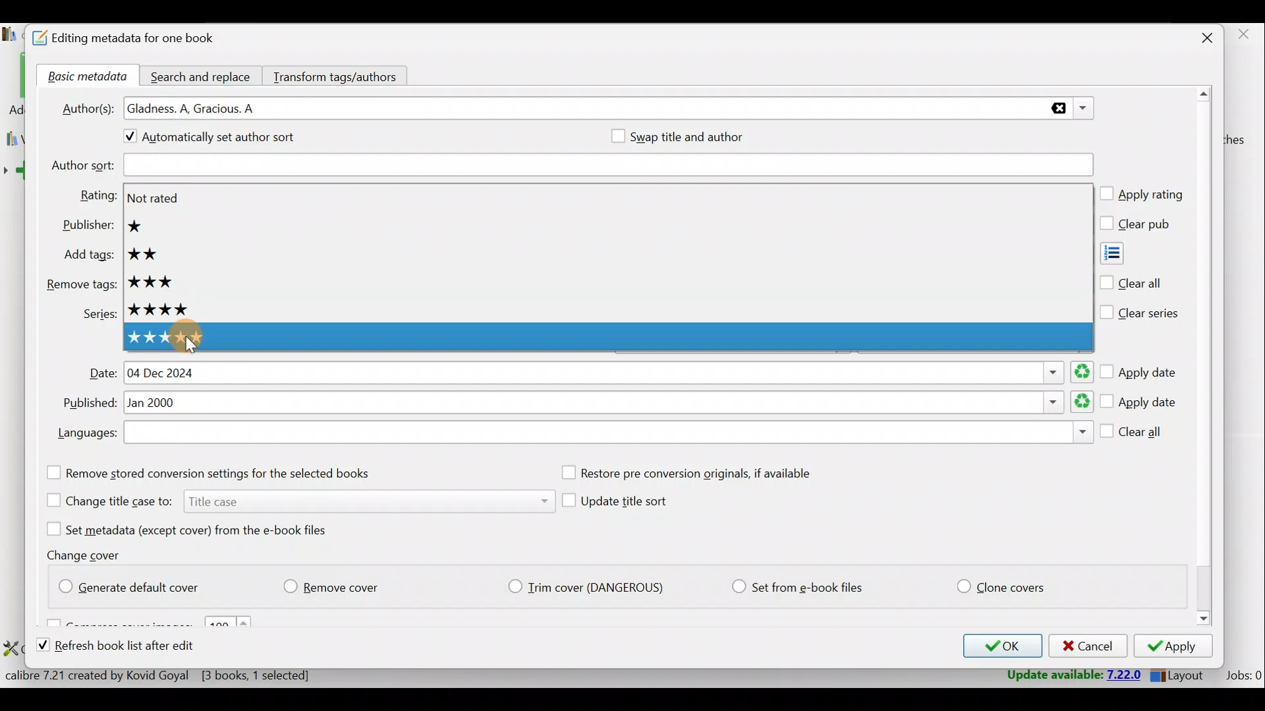 Image resolution: width=1265 pixels, height=711 pixels. What do you see at coordinates (1131, 280) in the screenshot?
I see `Clear all` at bounding box center [1131, 280].